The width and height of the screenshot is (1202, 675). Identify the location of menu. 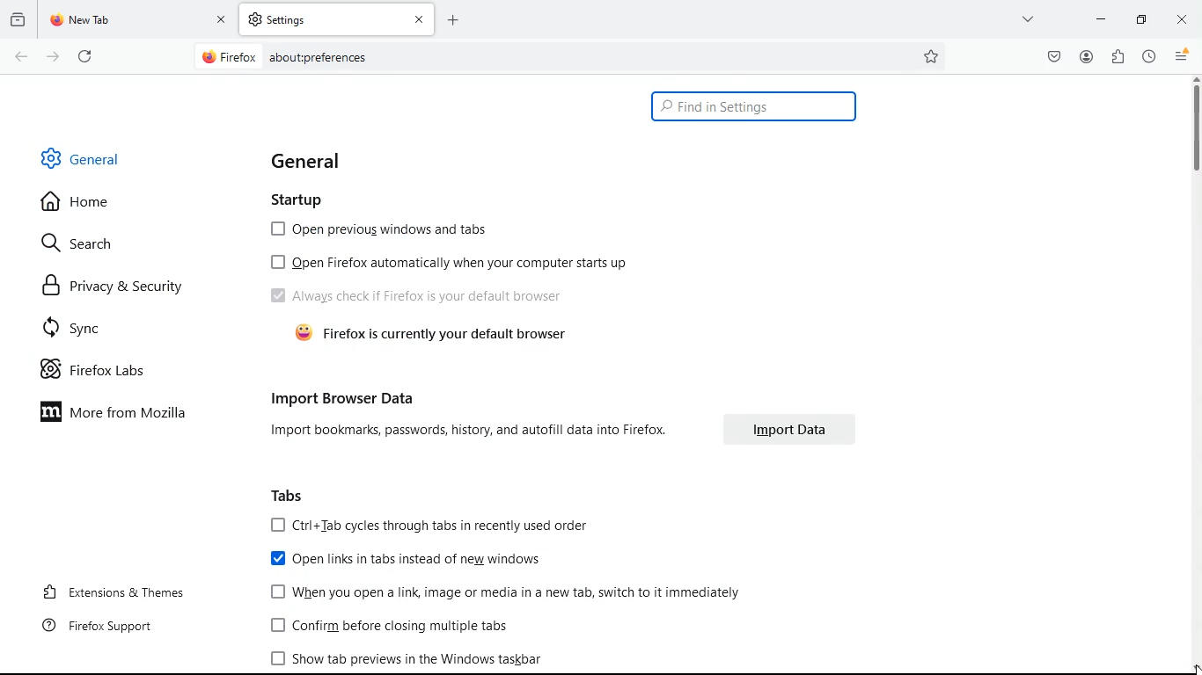
(1183, 56).